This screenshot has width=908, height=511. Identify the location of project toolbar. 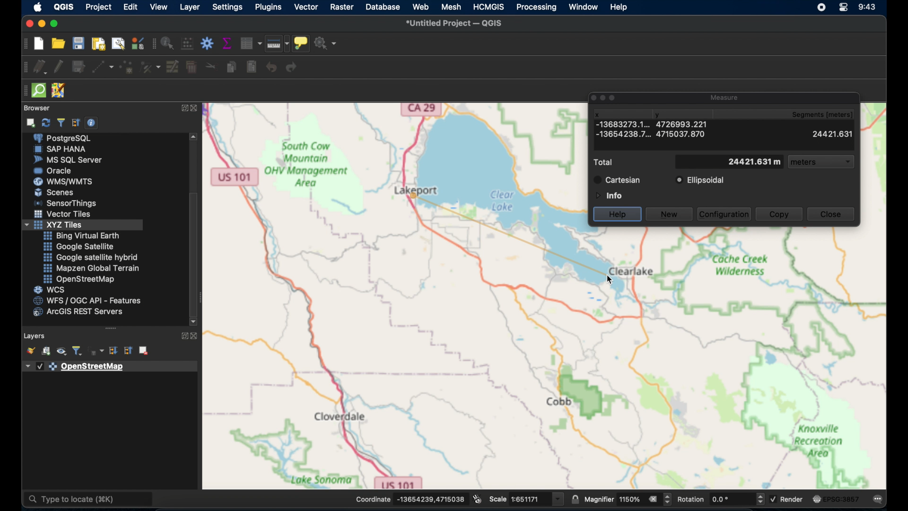
(24, 44).